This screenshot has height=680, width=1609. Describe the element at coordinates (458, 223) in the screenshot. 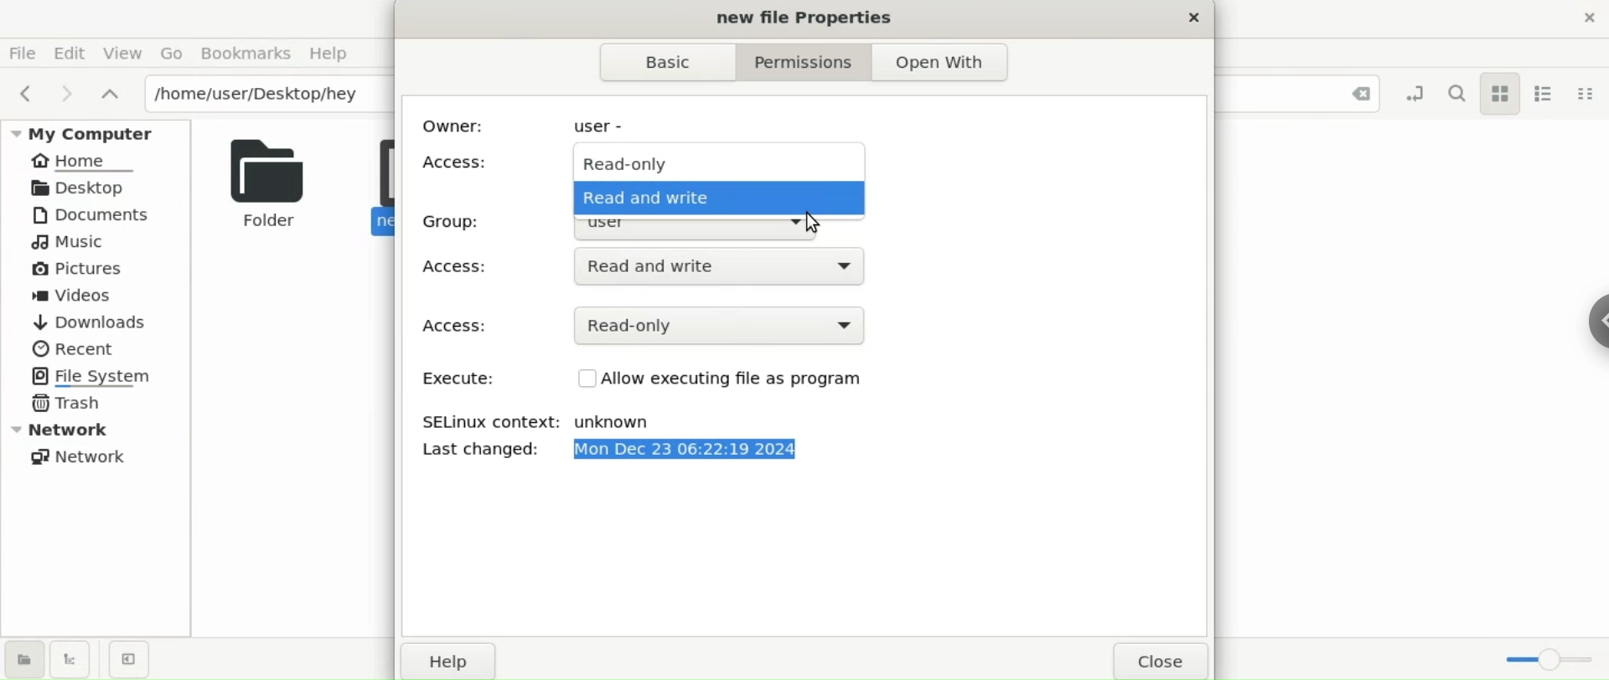

I see `Group:` at that location.